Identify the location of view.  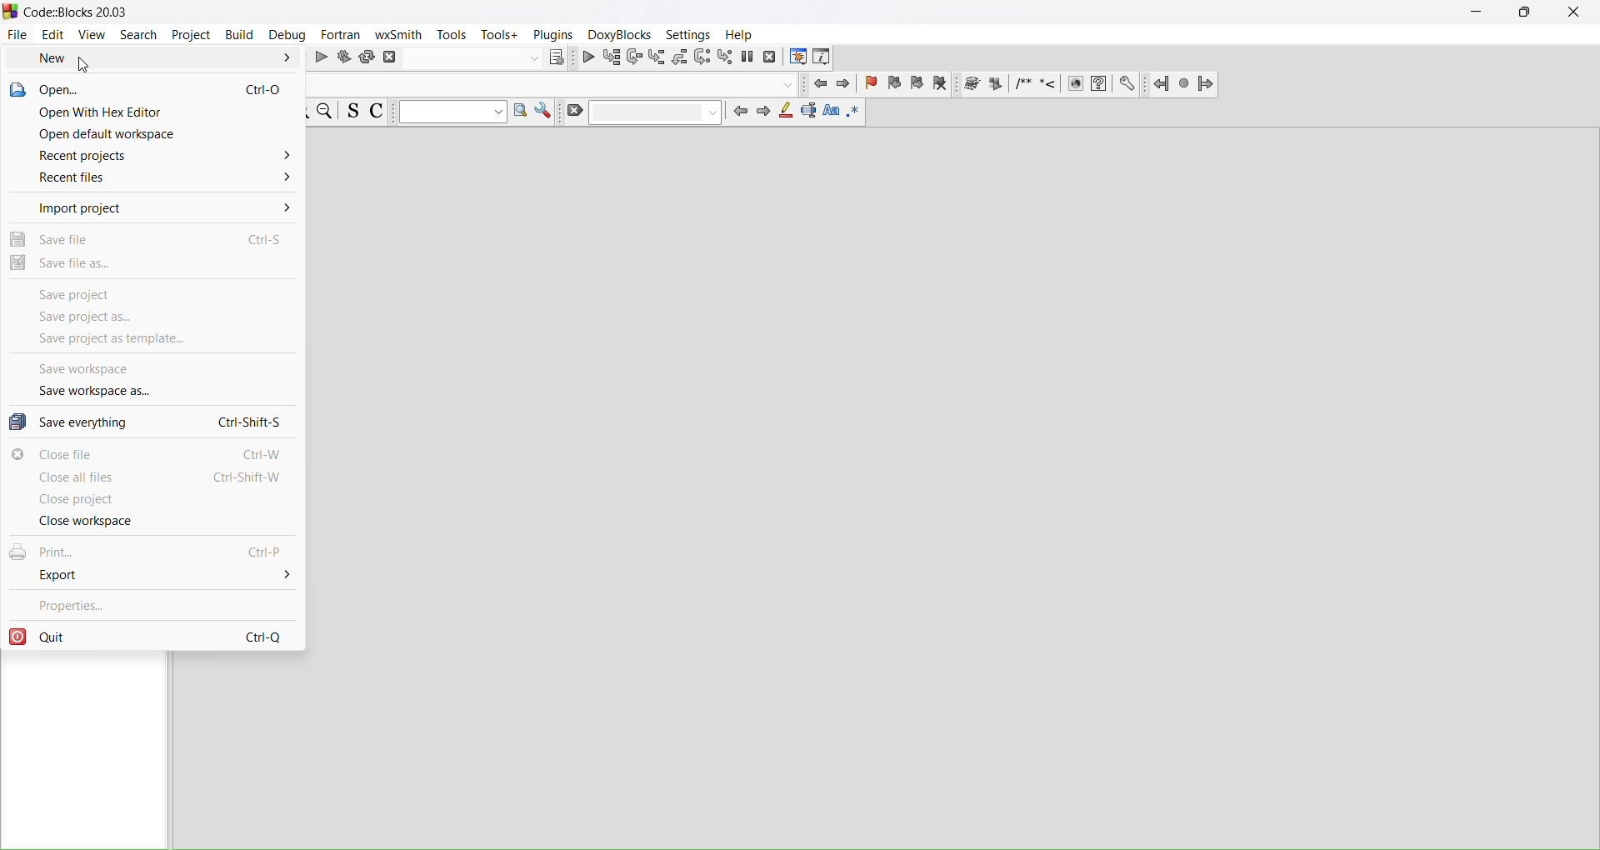
(94, 36).